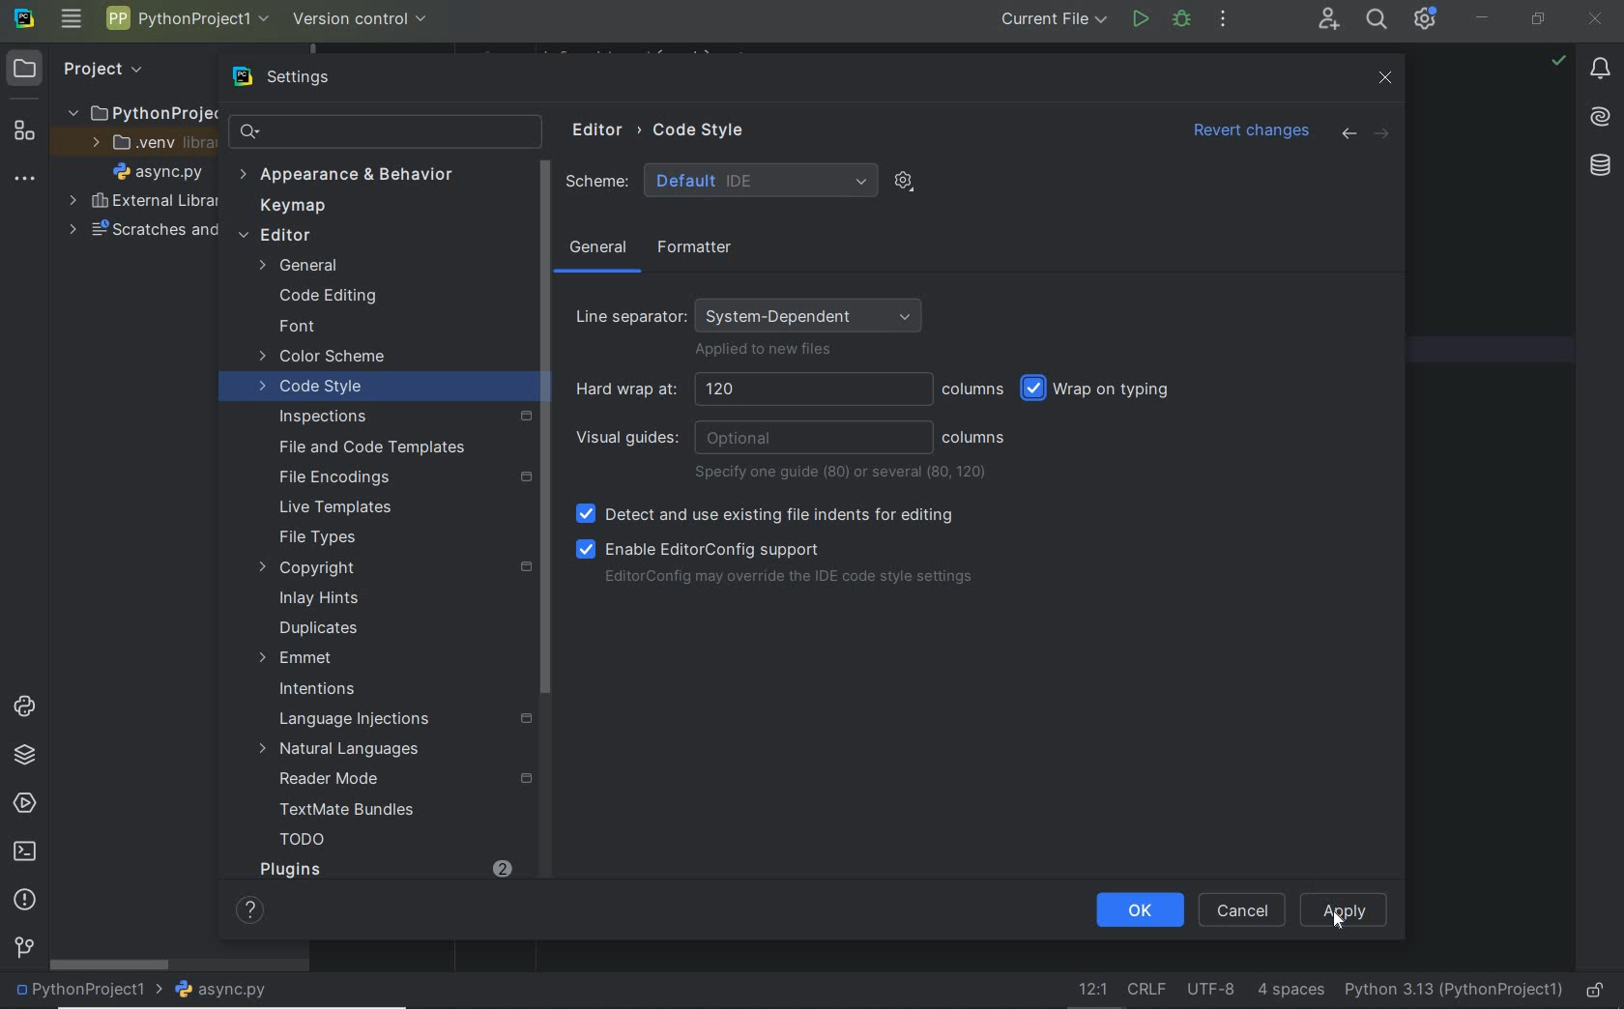 This screenshot has height=1009, width=1624. Describe the element at coordinates (1344, 910) in the screenshot. I see `Apply` at that location.